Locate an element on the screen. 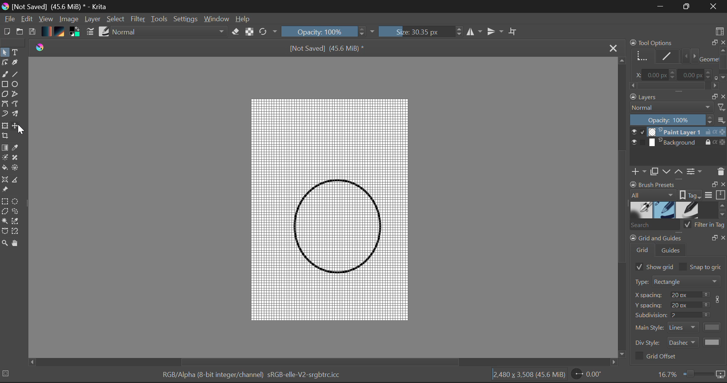  Calligraphic Tool is located at coordinates (17, 64).